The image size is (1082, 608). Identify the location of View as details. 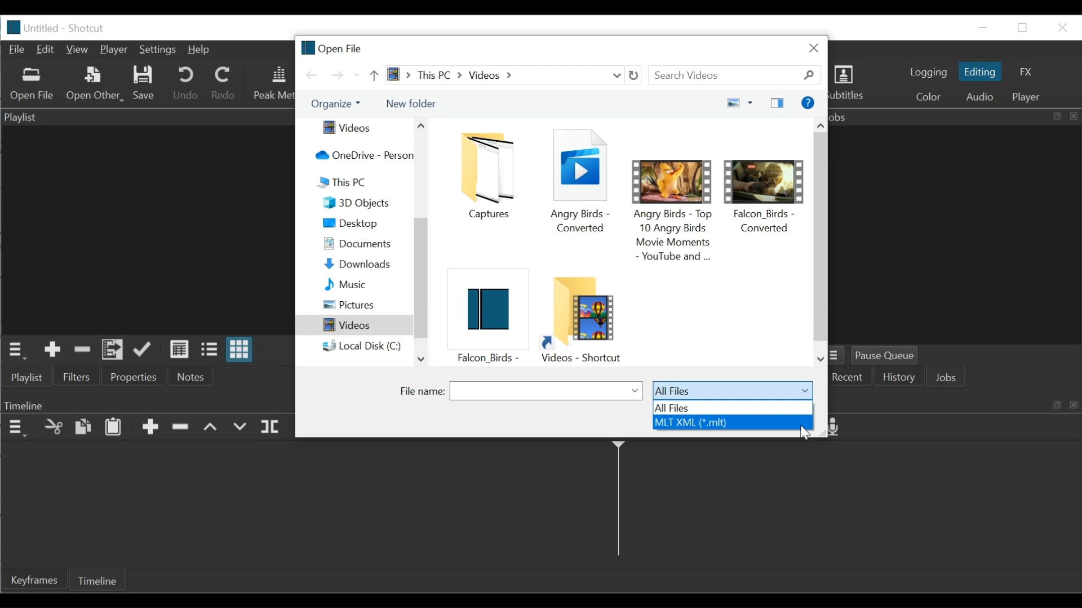
(180, 351).